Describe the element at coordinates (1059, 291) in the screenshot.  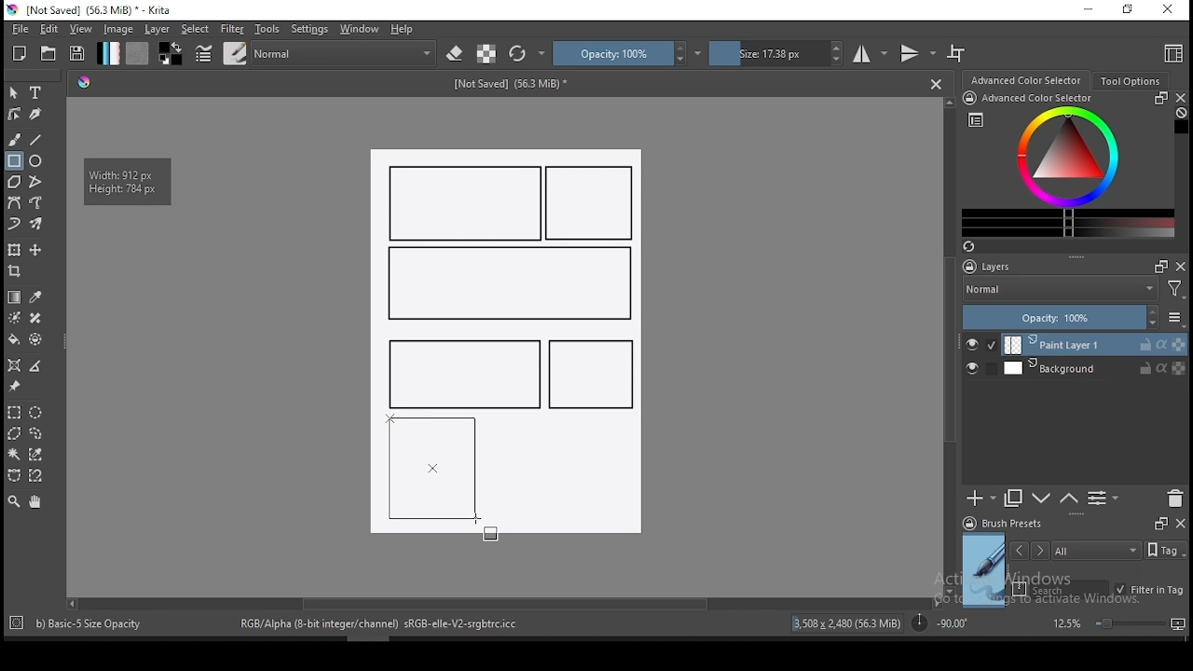
I see `blending mode` at that location.